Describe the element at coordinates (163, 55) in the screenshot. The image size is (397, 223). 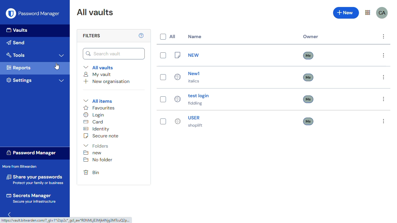
I see `checkbox` at that location.